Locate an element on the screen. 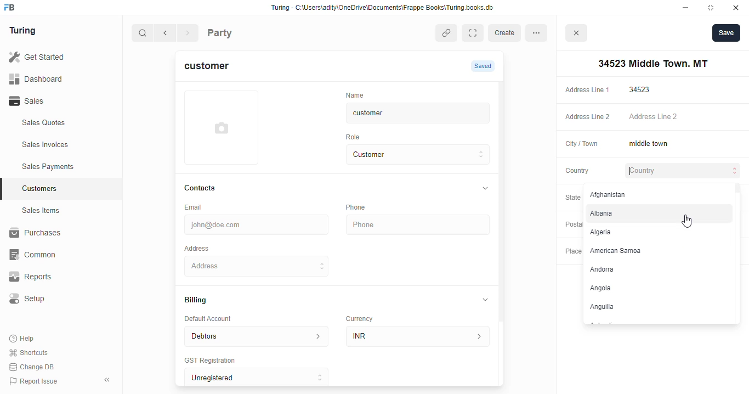 This screenshot has height=394, width=749. Setup is located at coordinates (55, 299).